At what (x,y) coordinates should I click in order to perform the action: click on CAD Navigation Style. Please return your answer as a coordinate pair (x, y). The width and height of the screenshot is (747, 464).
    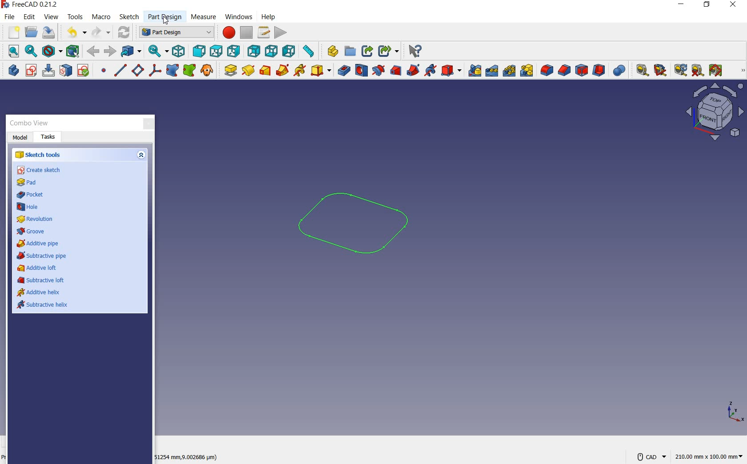
    Looking at the image, I should click on (651, 455).